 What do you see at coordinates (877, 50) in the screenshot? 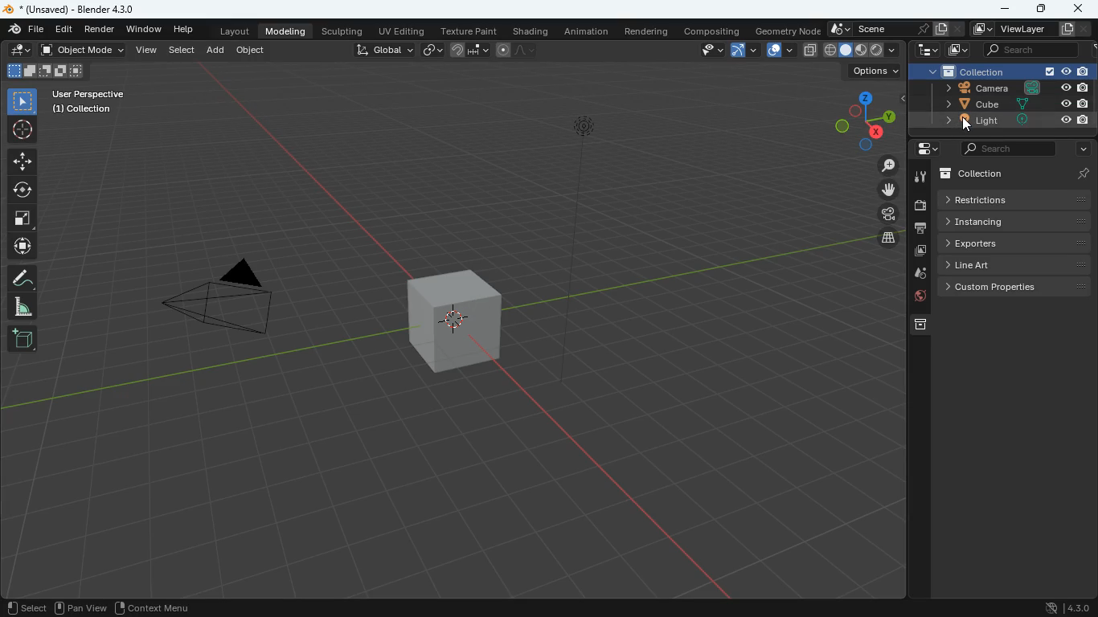
I see `empty` at bounding box center [877, 50].